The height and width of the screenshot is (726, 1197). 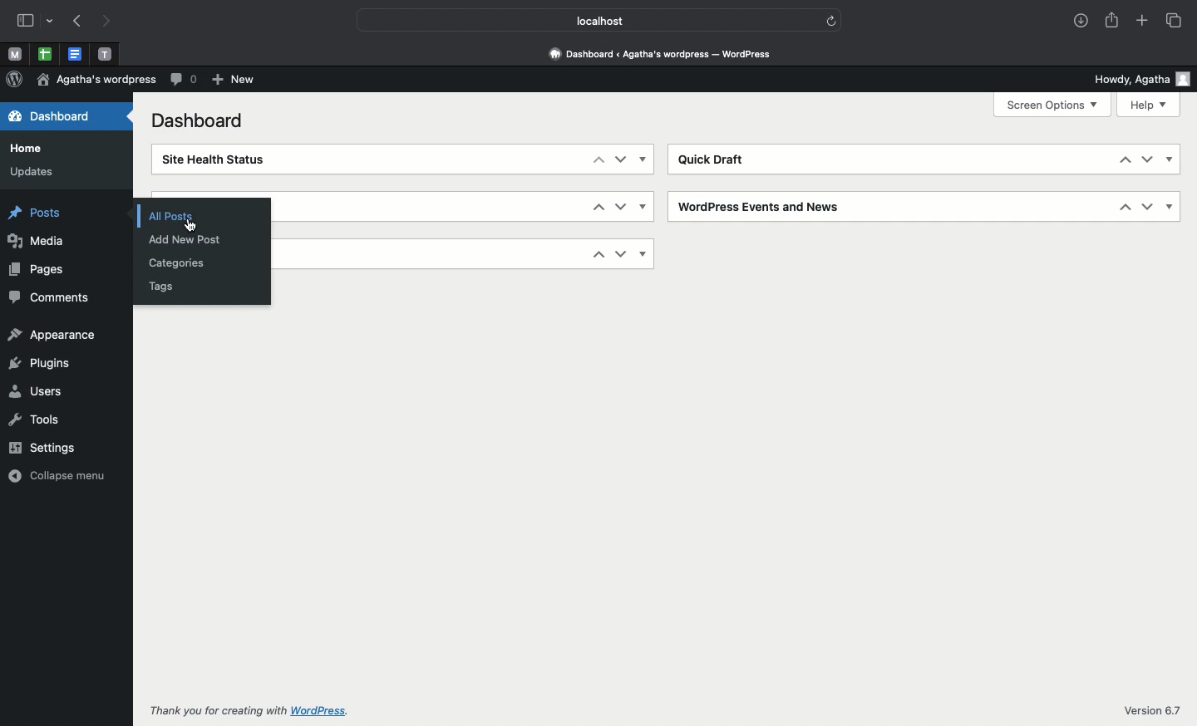 I want to click on Wordpress, so click(x=14, y=80).